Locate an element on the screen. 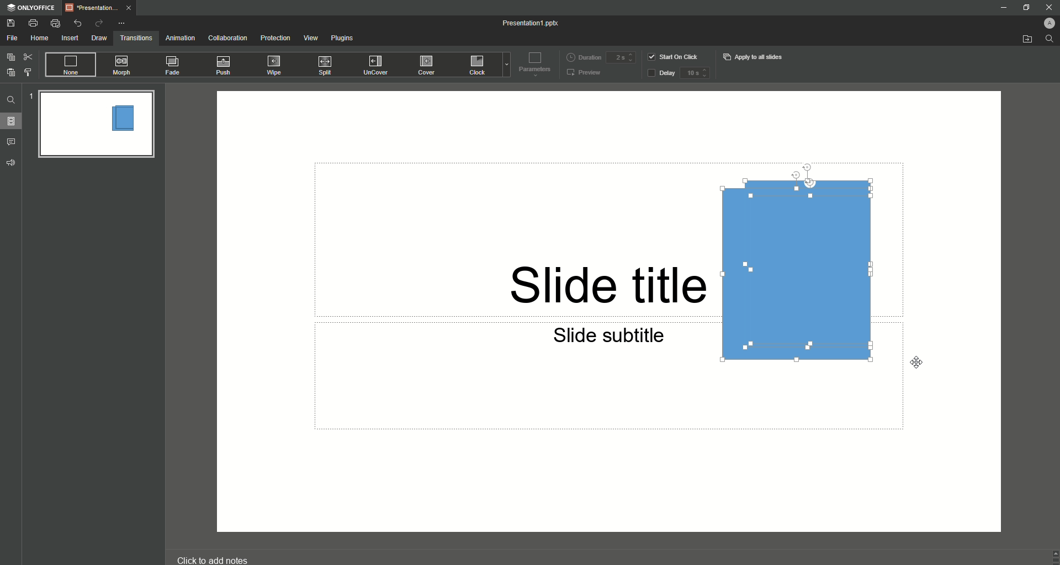  View is located at coordinates (310, 38).